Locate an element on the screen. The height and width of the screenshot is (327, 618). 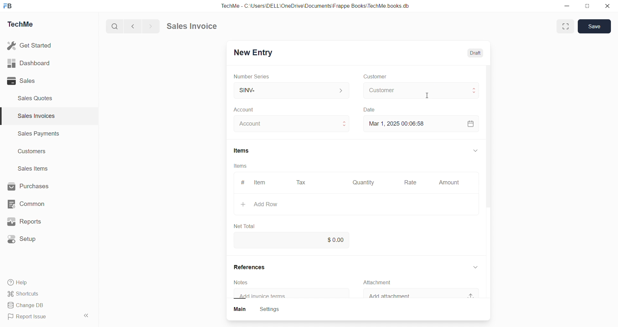
Mar 1, 2025 00:06:58 is located at coordinates (400, 123).